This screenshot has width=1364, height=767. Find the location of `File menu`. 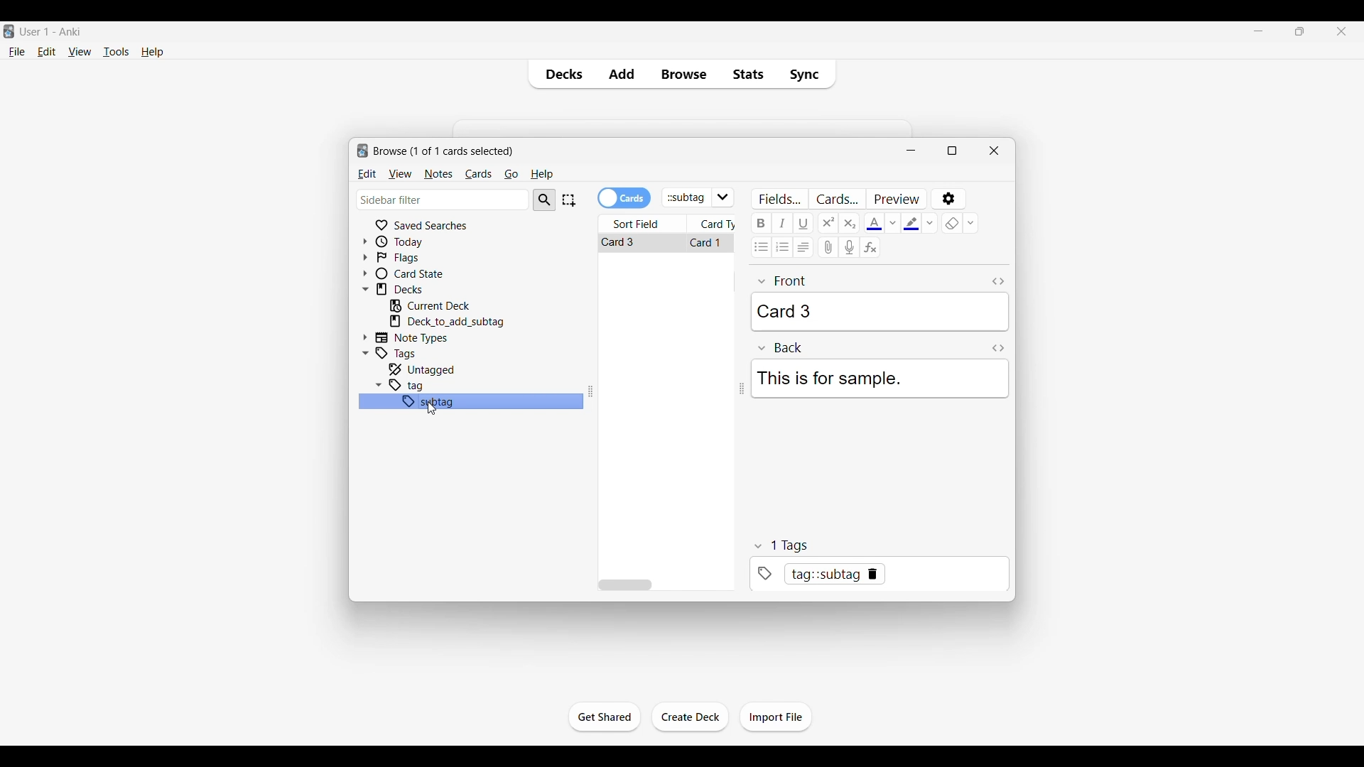

File menu is located at coordinates (17, 52).